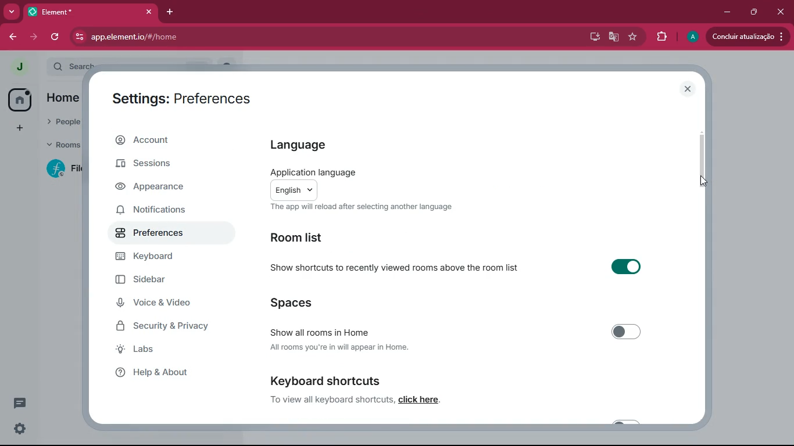 Image resolution: width=794 pixels, height=446 pixels. I want to click on labs, so click(161, 351).